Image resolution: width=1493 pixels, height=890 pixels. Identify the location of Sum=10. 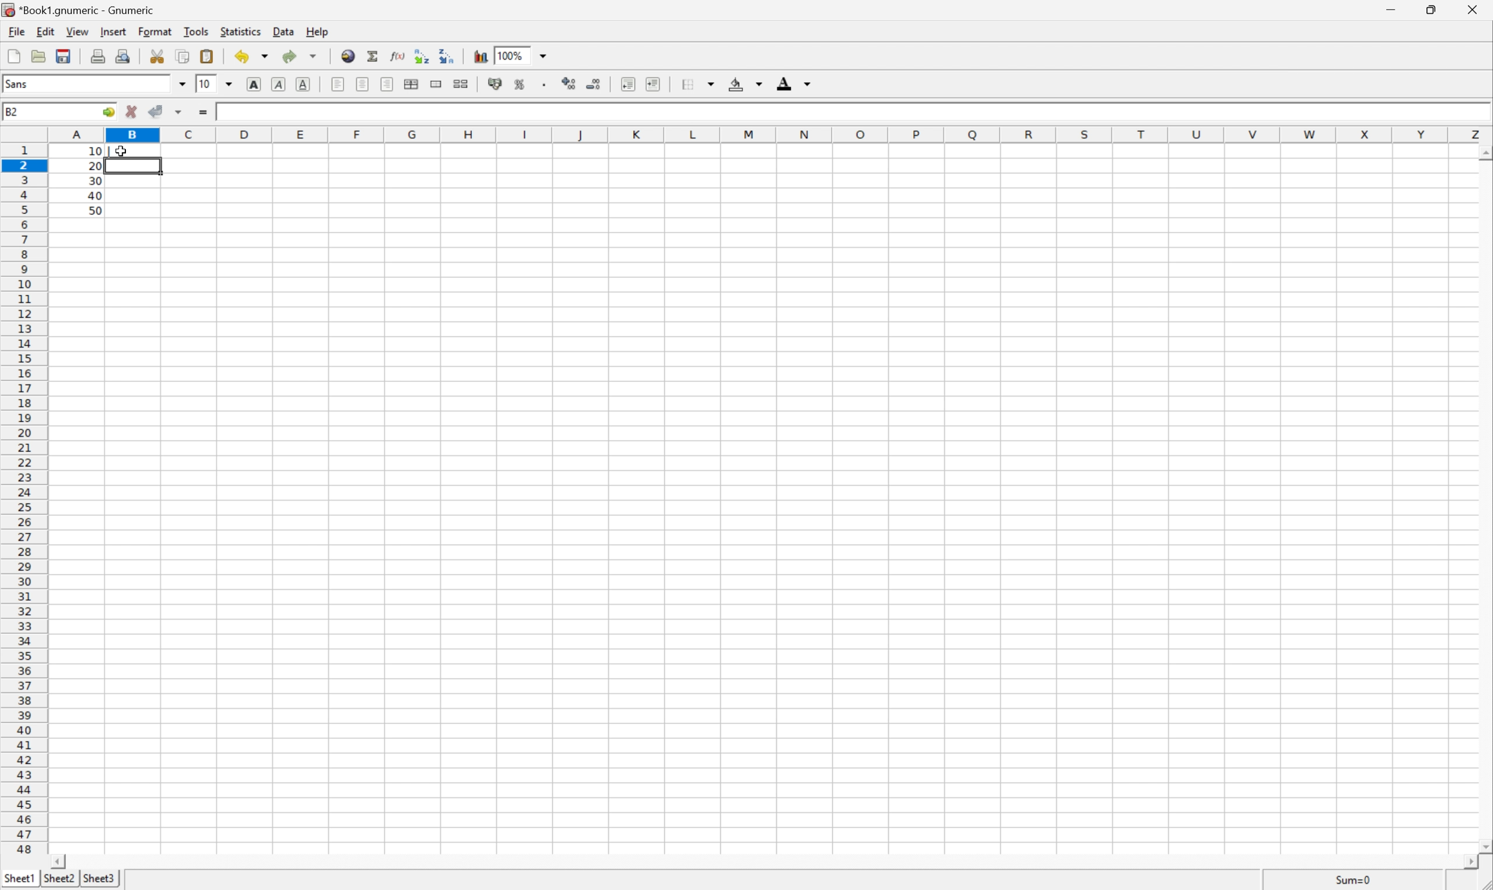
(1354, 877).